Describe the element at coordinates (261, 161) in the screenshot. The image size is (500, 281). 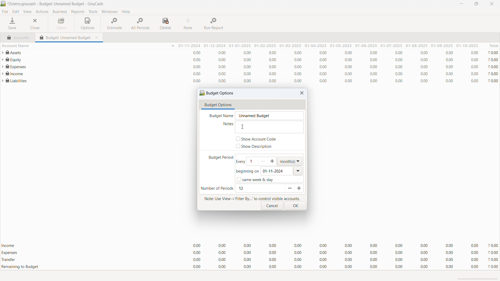
I see `set budget period` at that location.